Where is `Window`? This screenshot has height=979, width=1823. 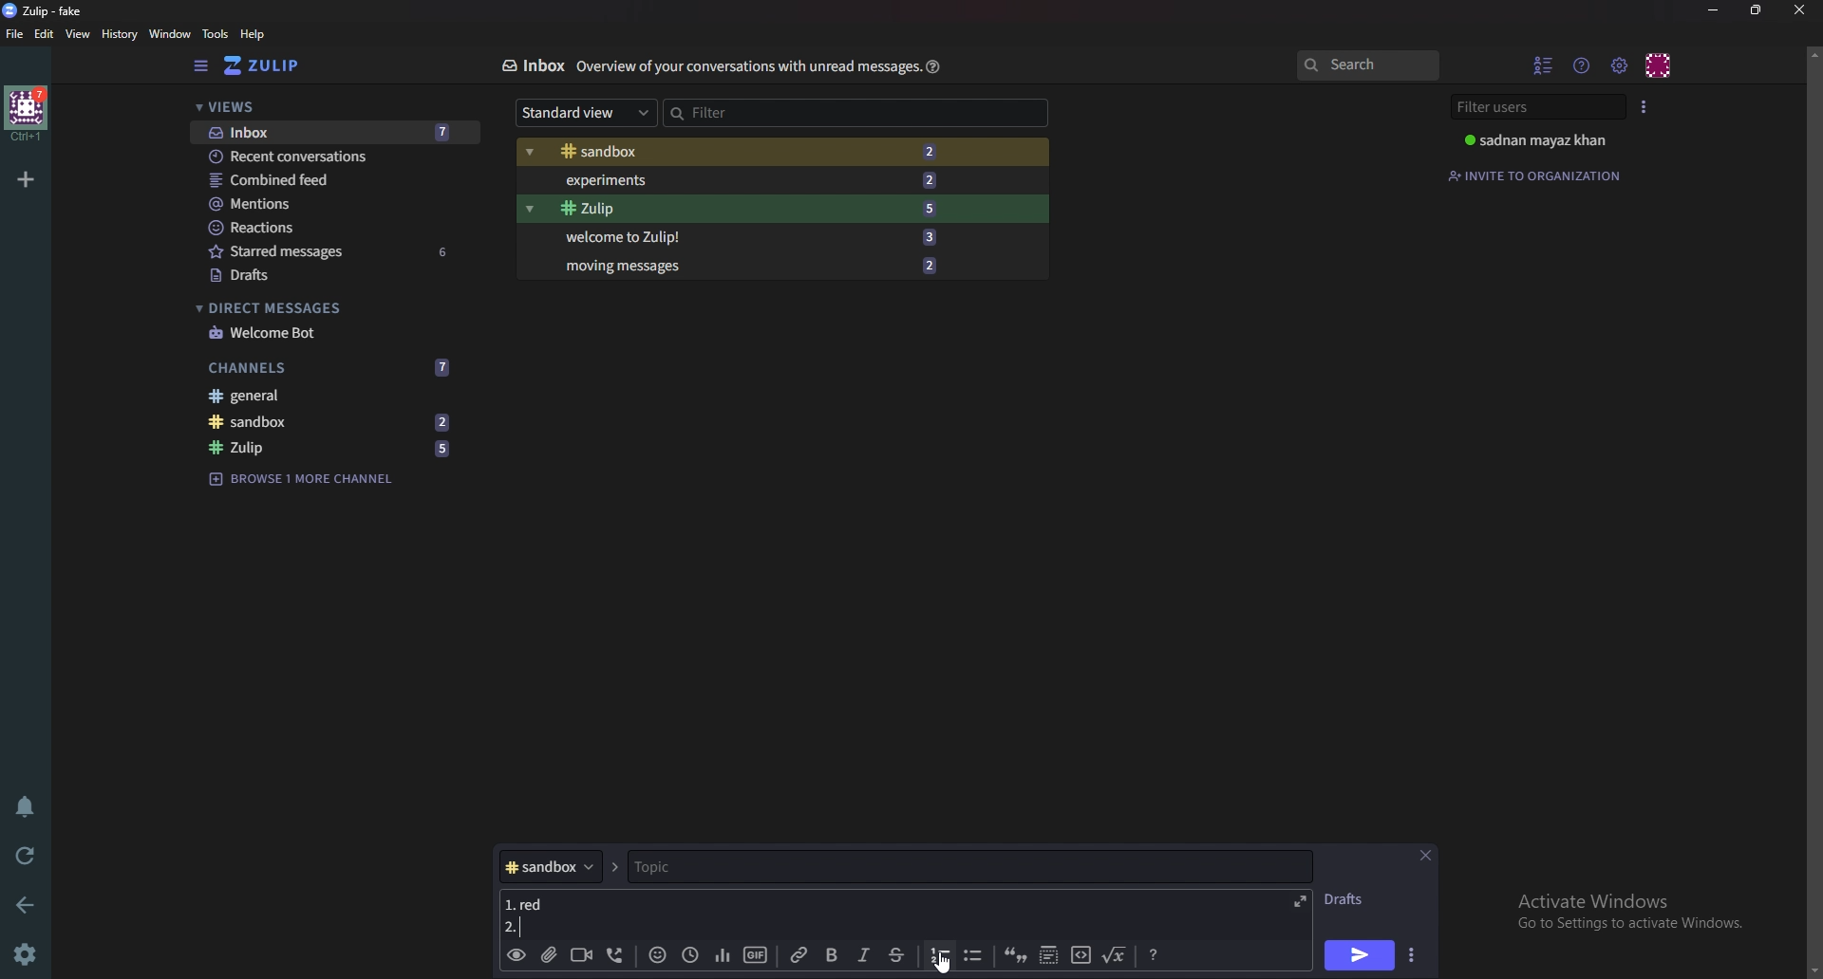
Window is located at coordinates (167, 33).